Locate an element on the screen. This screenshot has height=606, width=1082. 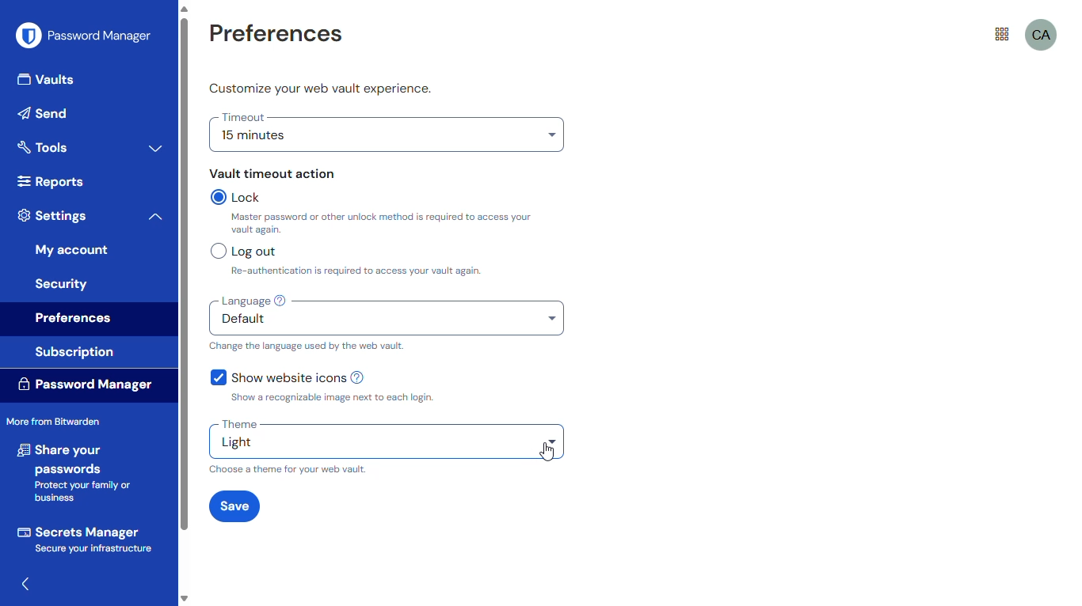
preferences is located at coordinates (275, 35).